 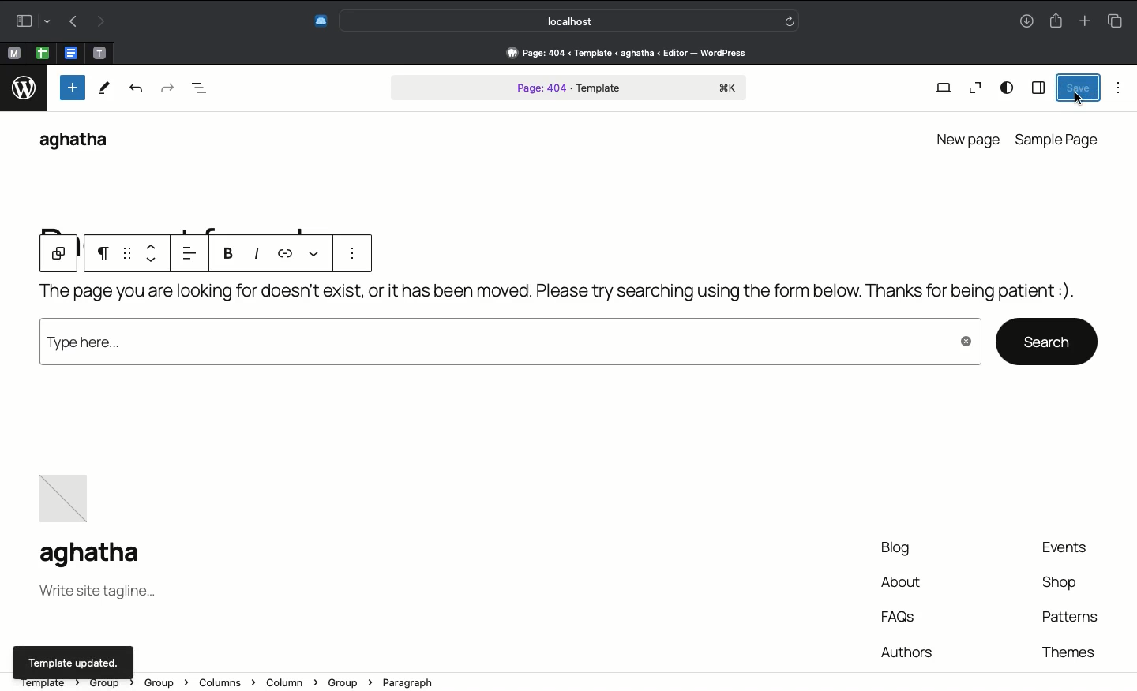 What do you see at coordinates (58, 255) in the screenshot?
I see `Group` at bounding box center [58, 255].